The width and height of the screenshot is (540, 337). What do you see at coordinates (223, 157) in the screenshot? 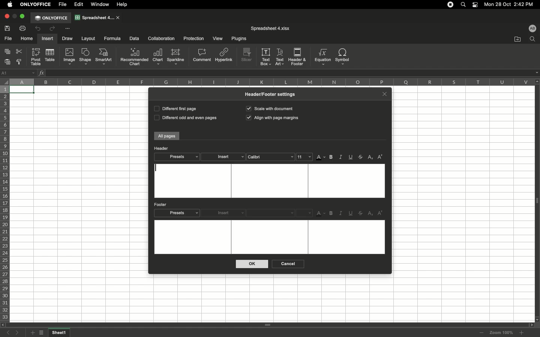
I see `Insert` at bounding box center [223, 157].